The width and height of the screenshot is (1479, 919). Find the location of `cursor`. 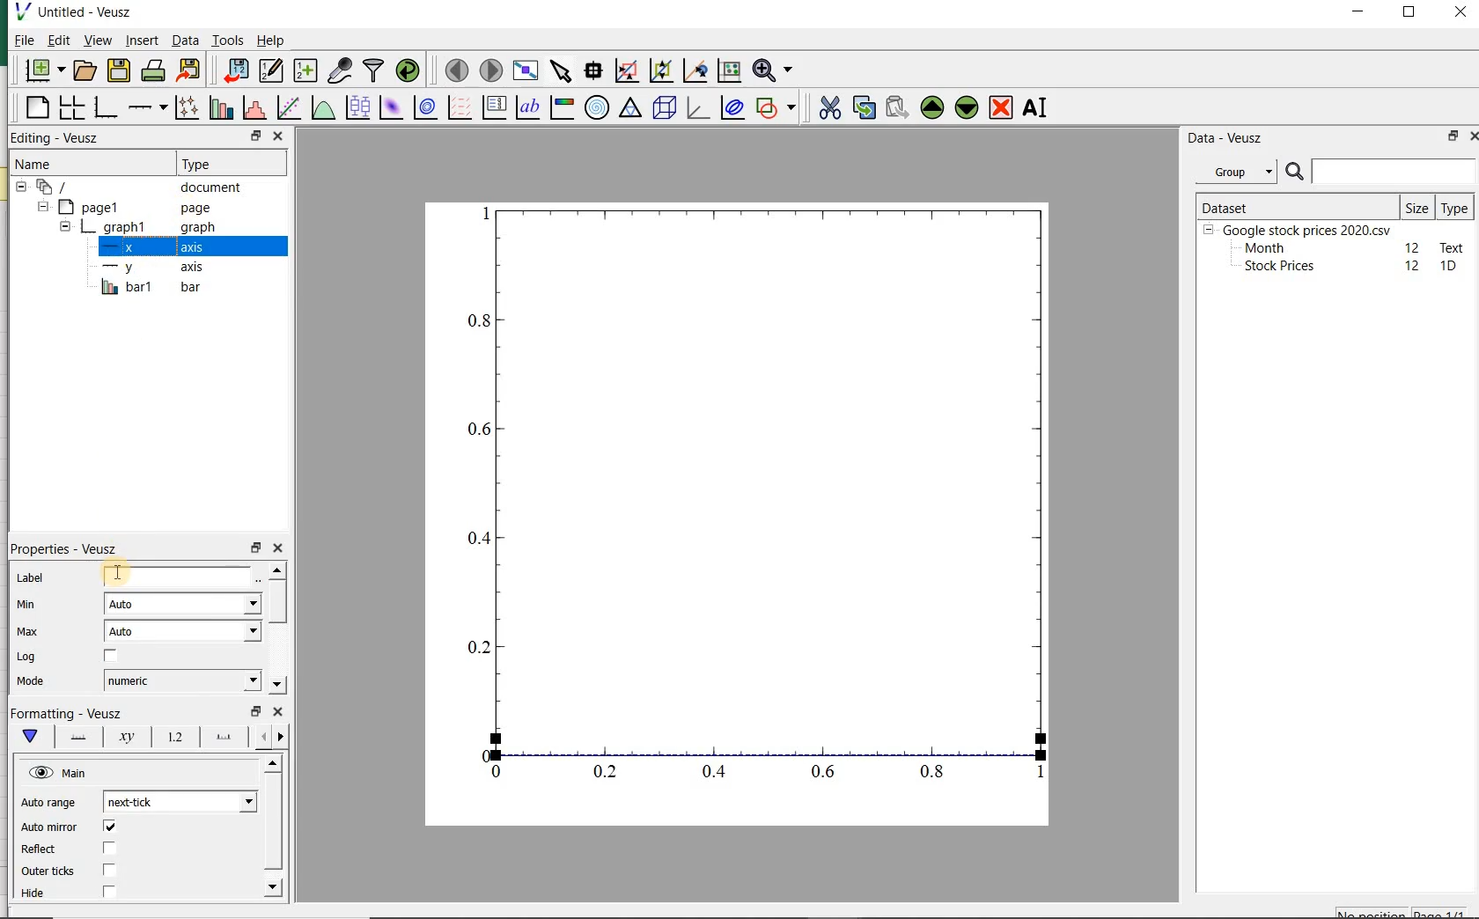

cursor is located at coordinates (116, 574).